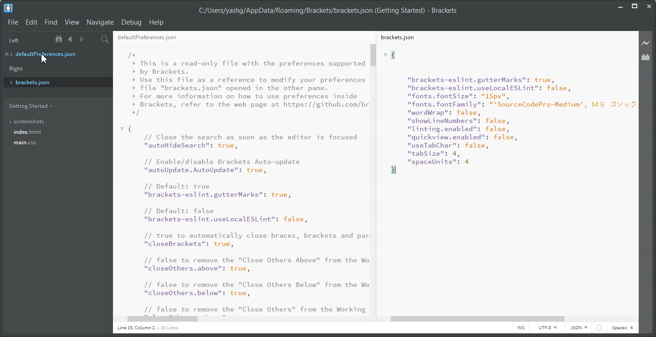 The image size is (656, 337). Describe the element at coordinates (105, 39) in the screenshot. I see `Find in Files` at that location.